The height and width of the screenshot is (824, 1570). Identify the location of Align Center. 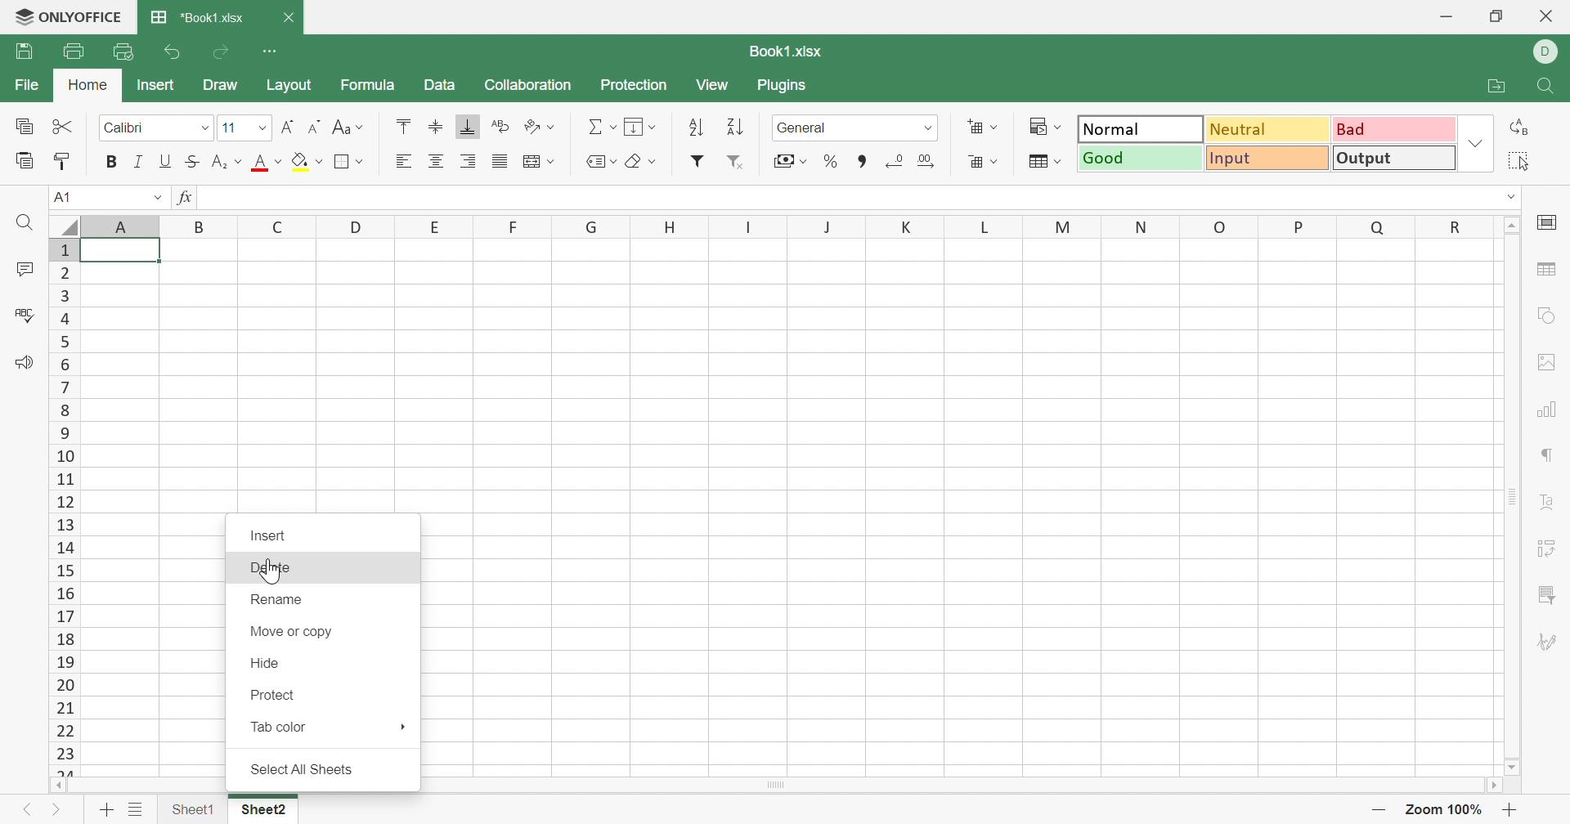
(437, 162).